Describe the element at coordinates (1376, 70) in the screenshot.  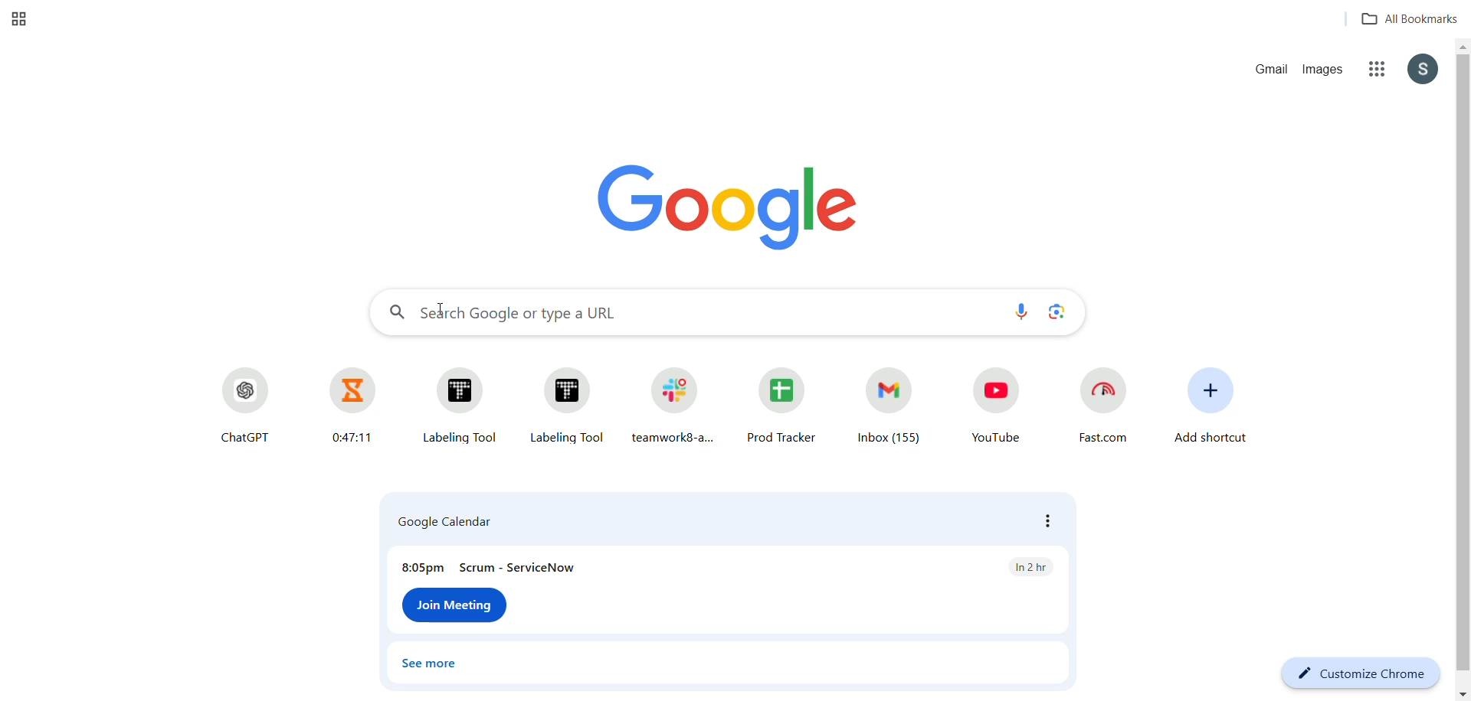
I see `google options` at that location.